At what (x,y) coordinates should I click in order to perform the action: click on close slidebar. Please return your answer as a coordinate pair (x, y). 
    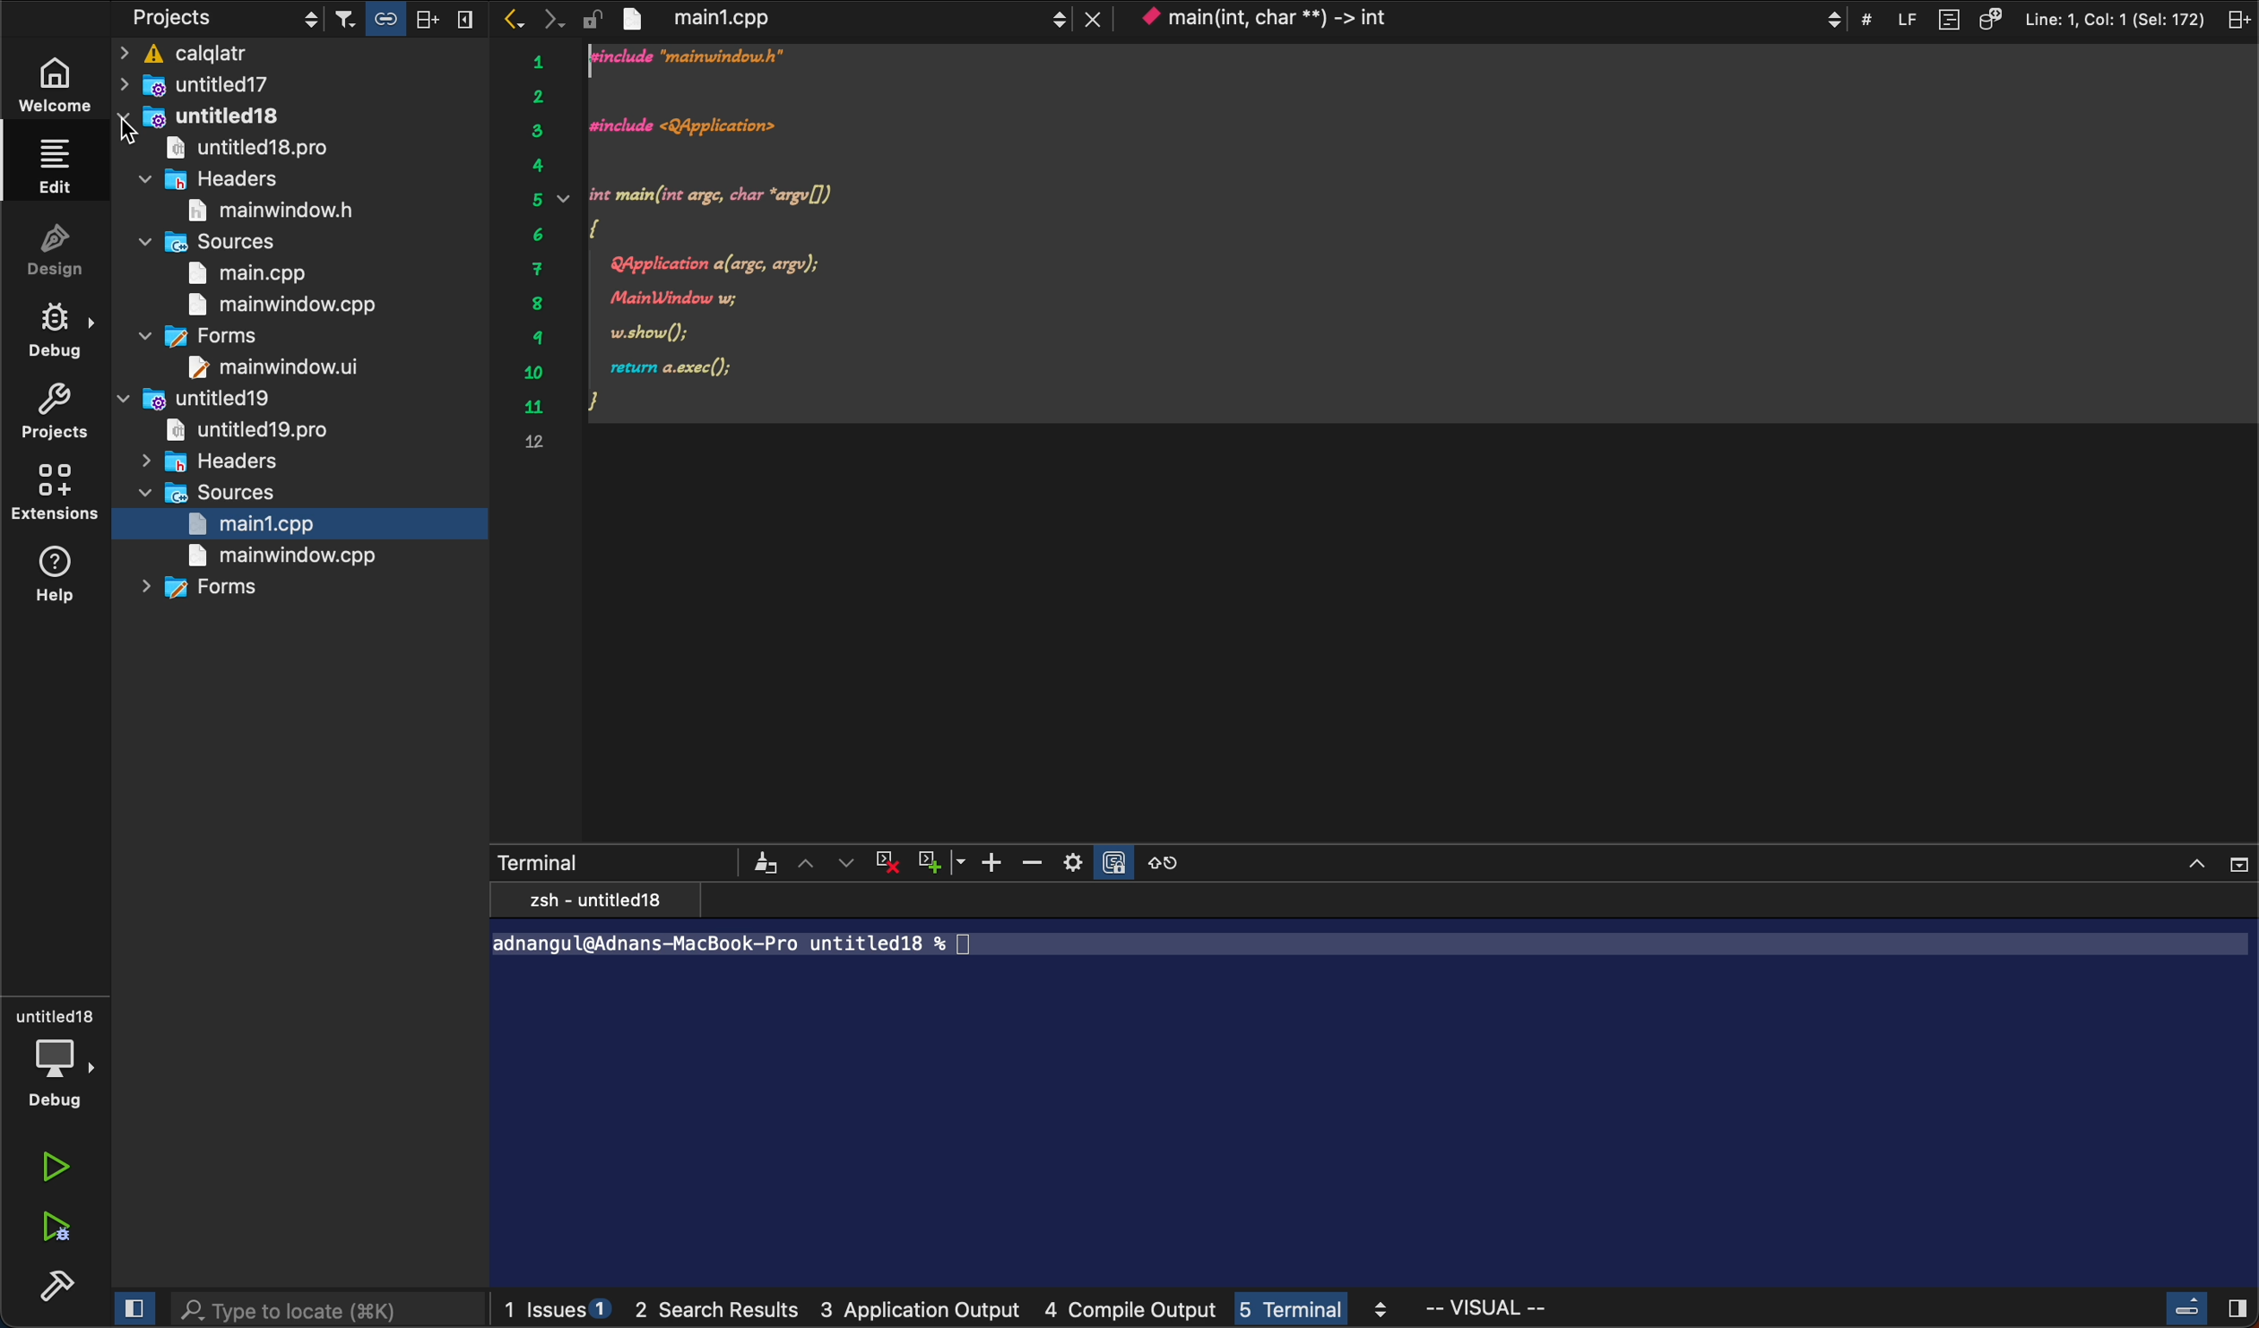
    Looking at the image, I should click on (134, 1307).